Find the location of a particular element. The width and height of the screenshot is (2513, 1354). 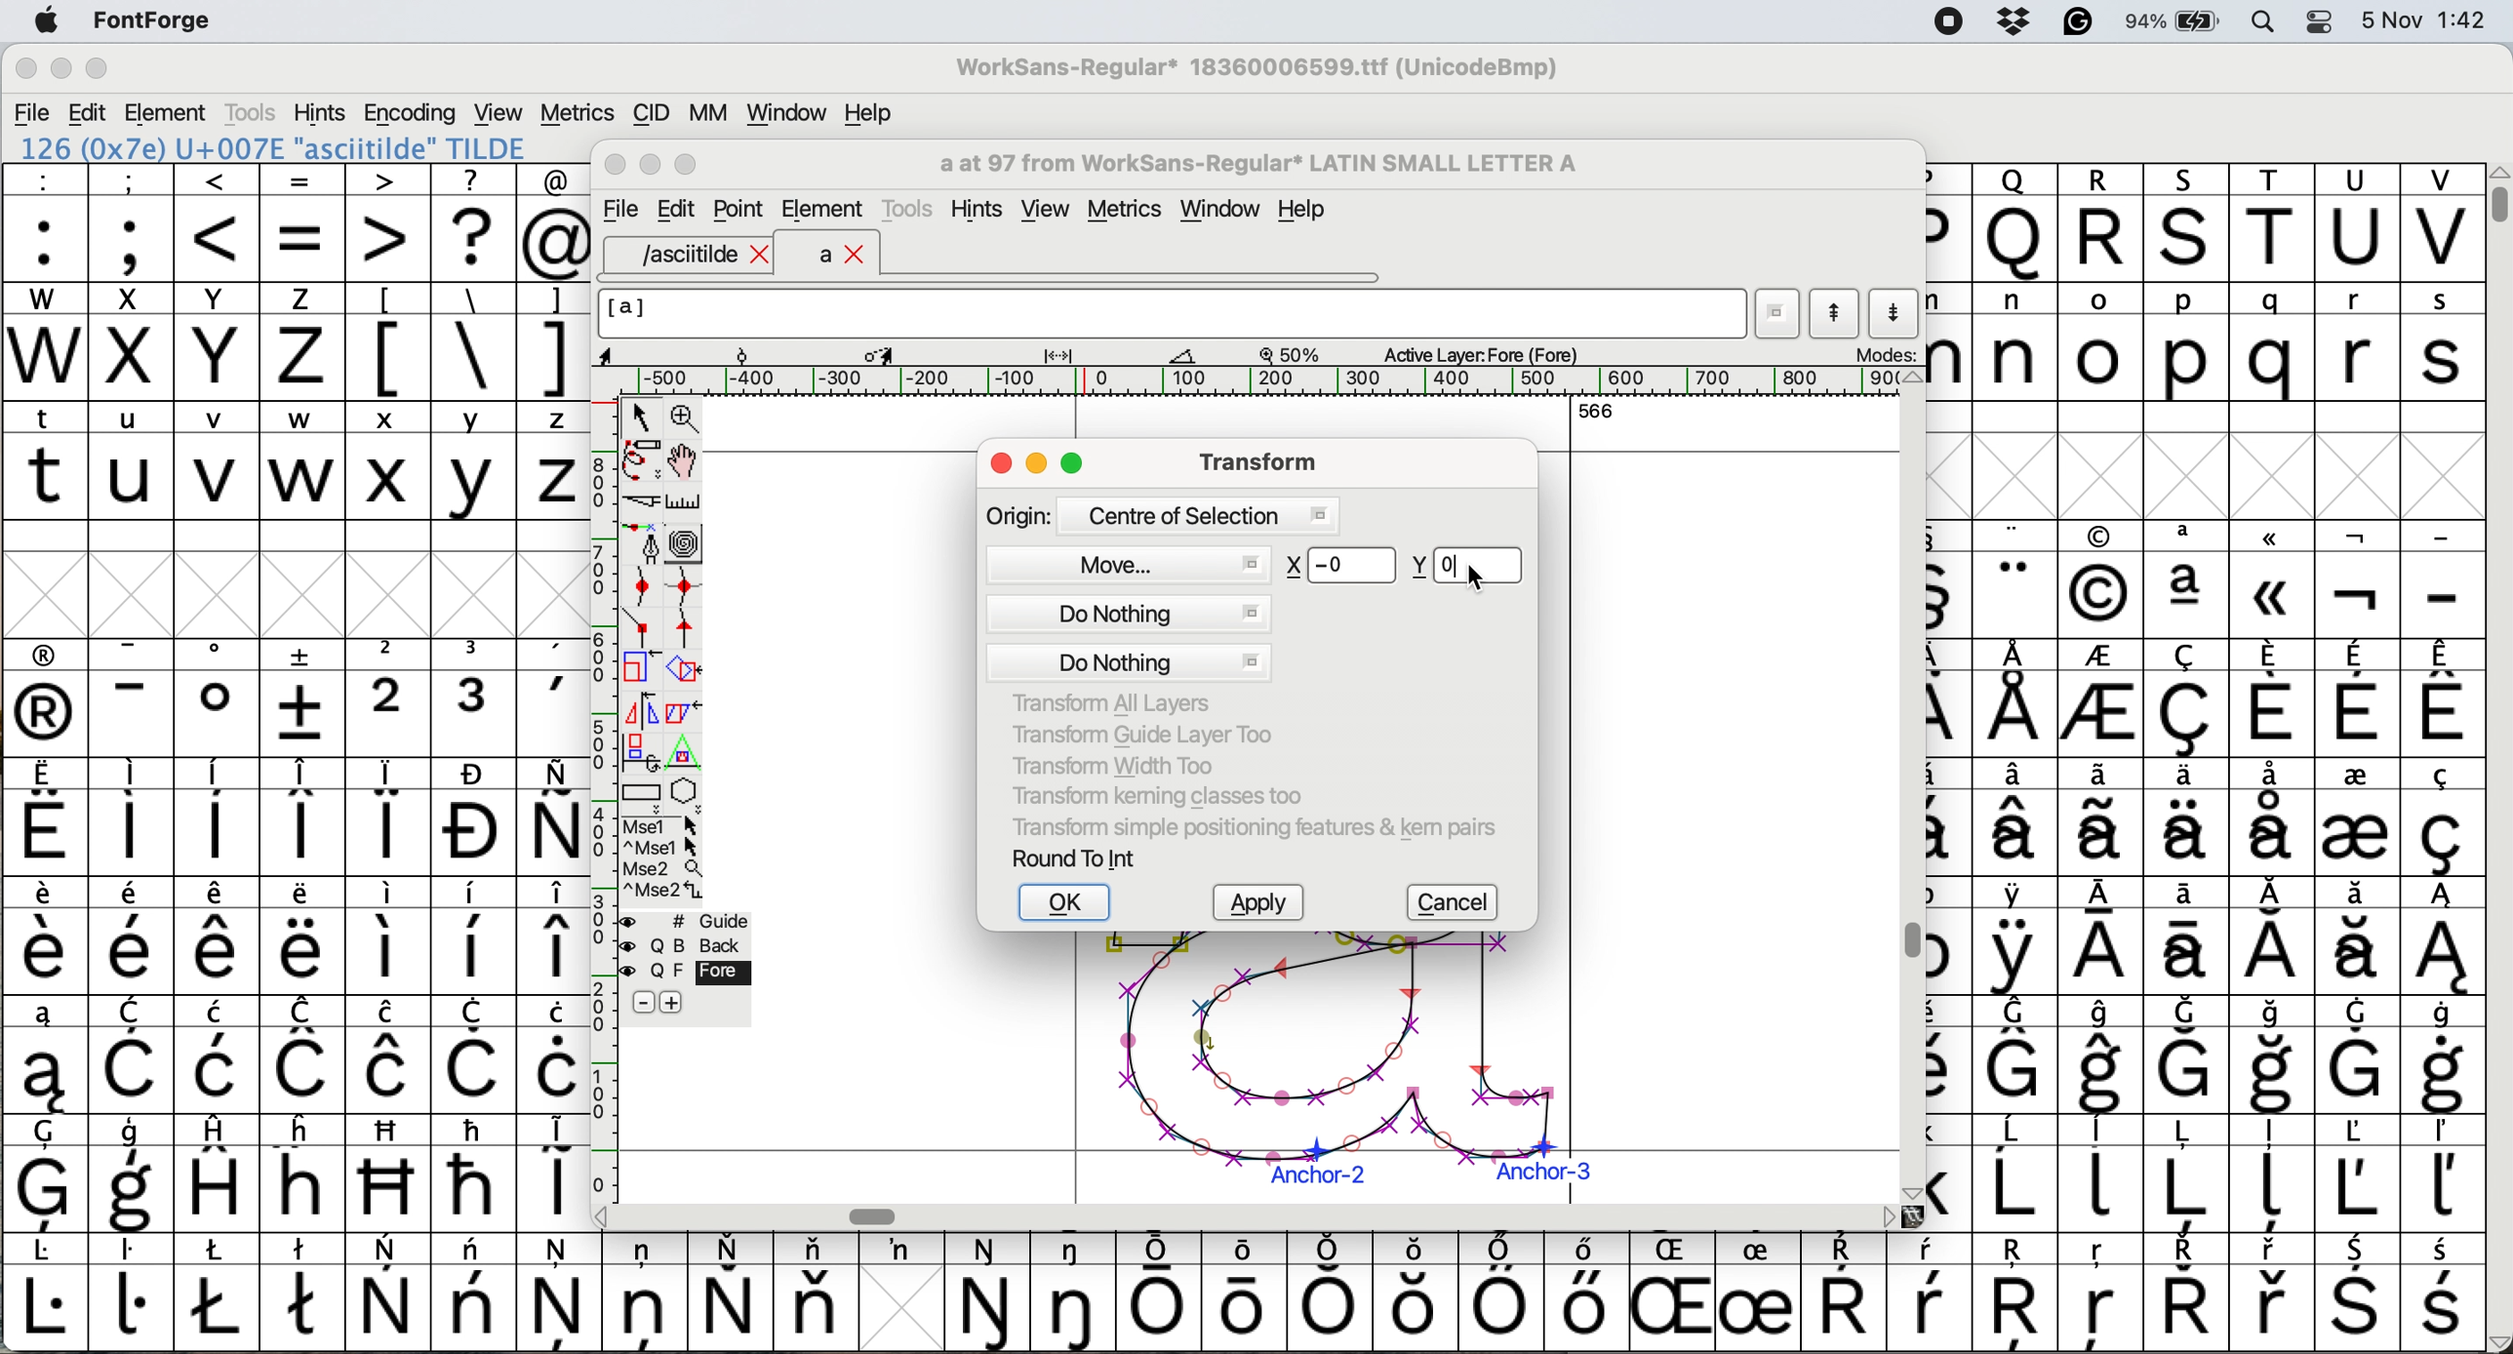

glyph details is located at coordinates (910, 353).